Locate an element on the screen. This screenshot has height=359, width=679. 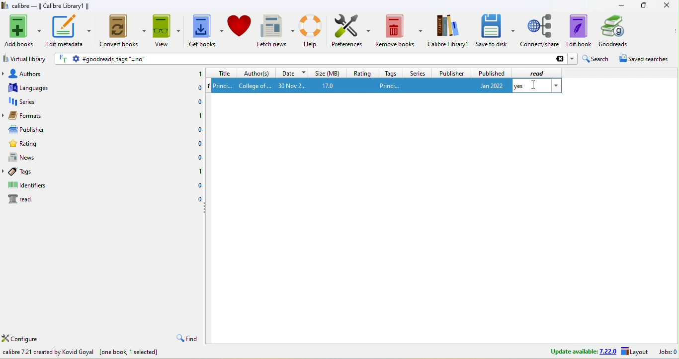
jan 2022 is located at coordinates (489, 86).